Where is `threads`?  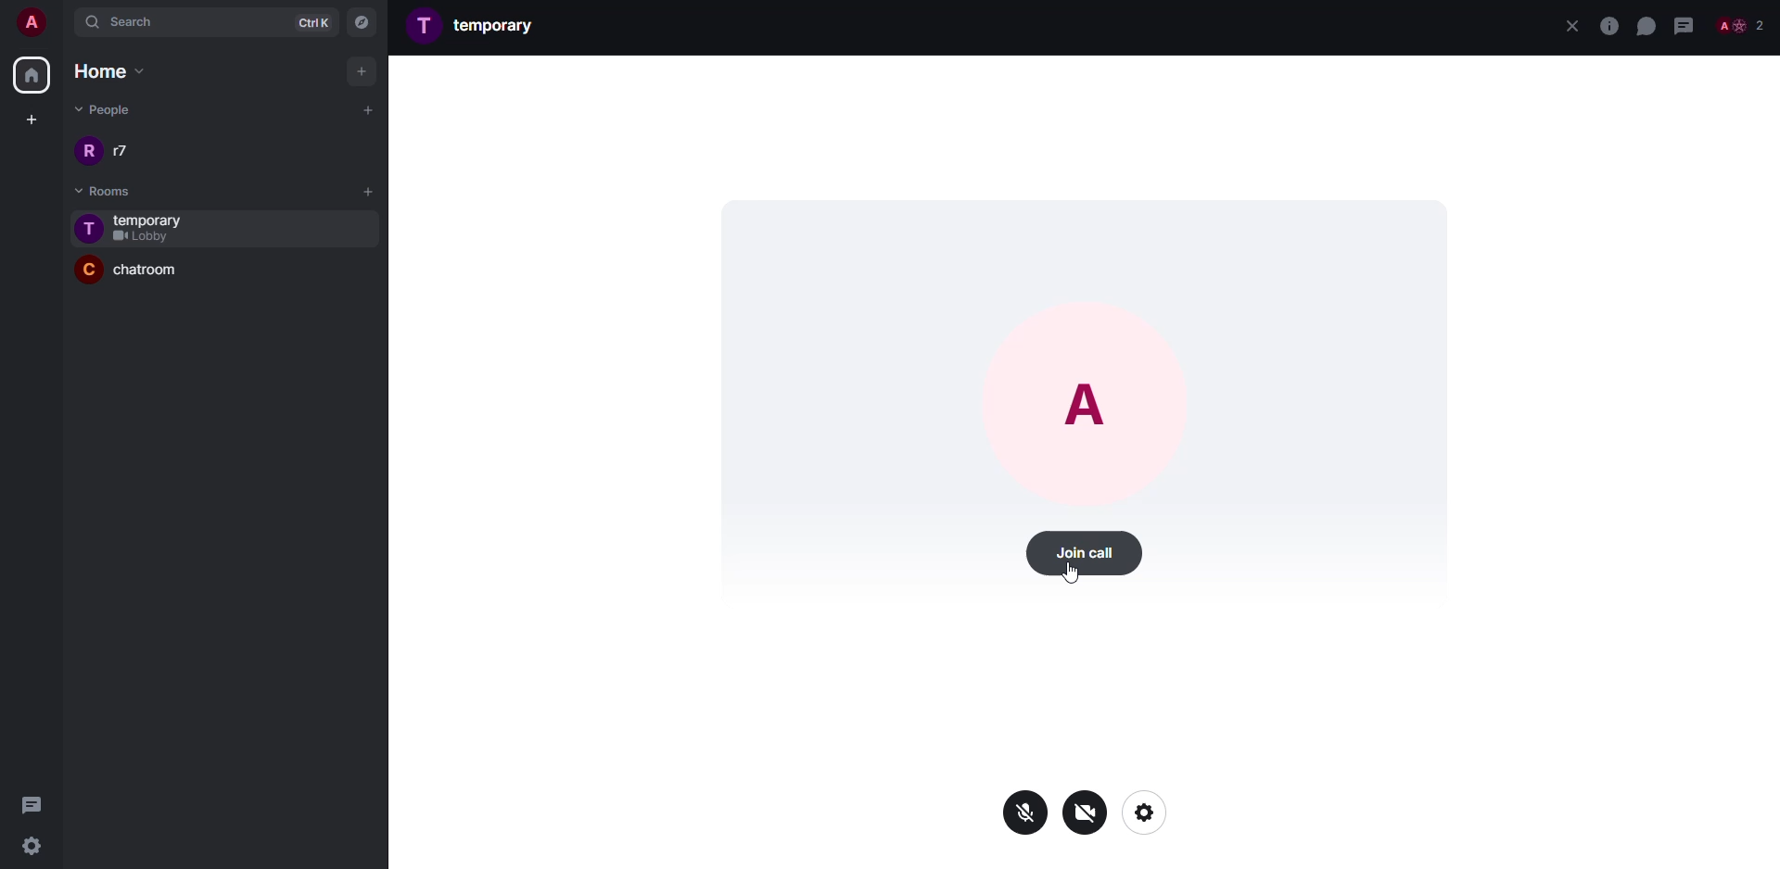
threads is located at coordinates (32, 803).